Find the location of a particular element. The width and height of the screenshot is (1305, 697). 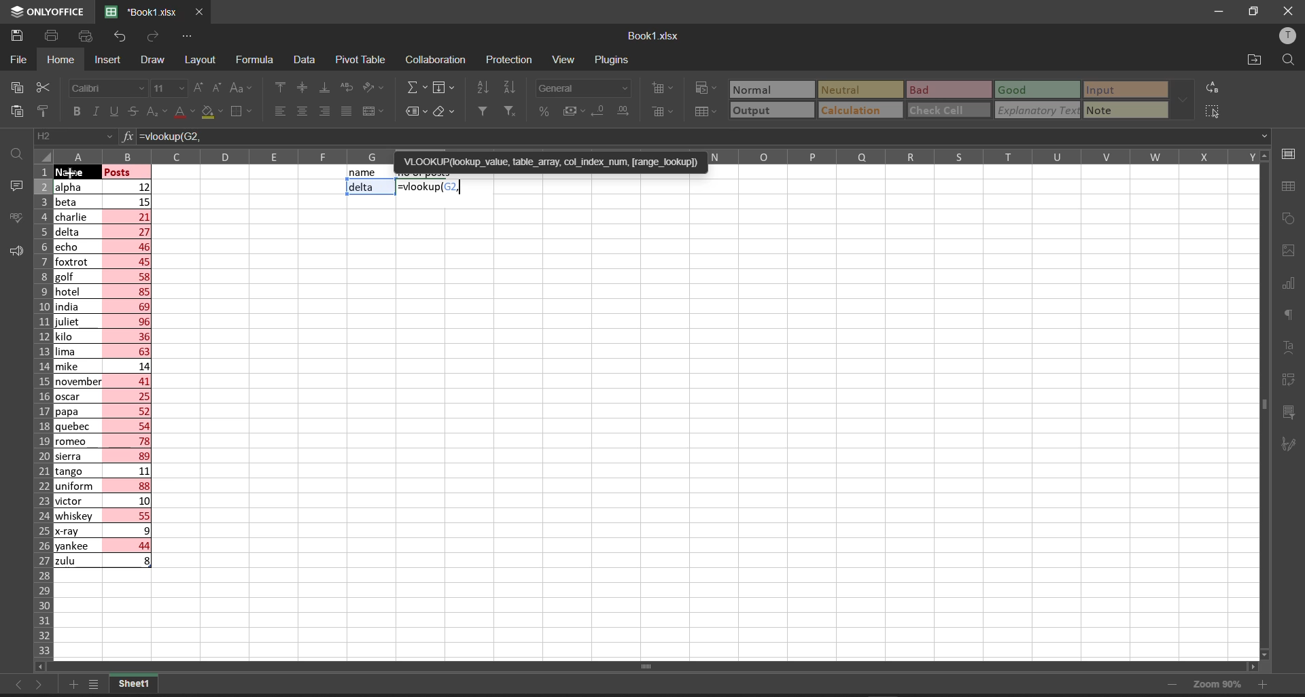

maximize is located at coordinates (1256, 12).